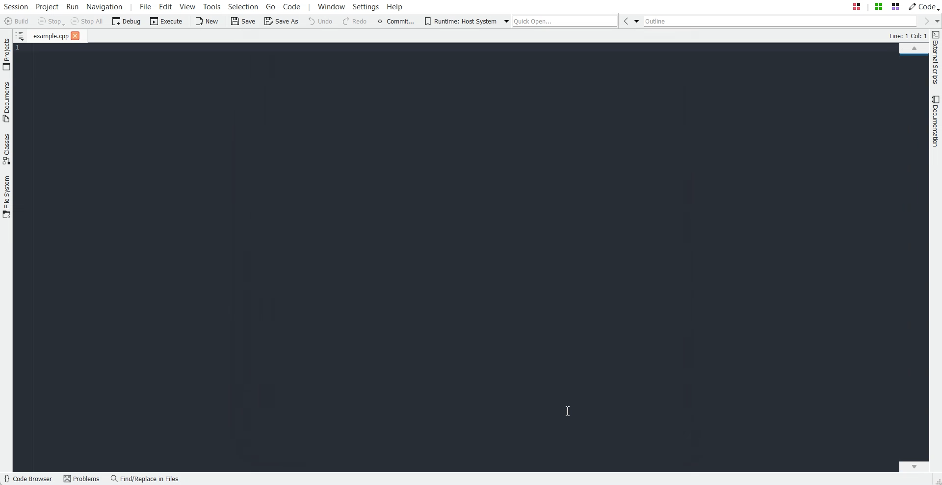 This screenshot has width=942, height=485. I want to click on Drop down box, so click(637, 21).